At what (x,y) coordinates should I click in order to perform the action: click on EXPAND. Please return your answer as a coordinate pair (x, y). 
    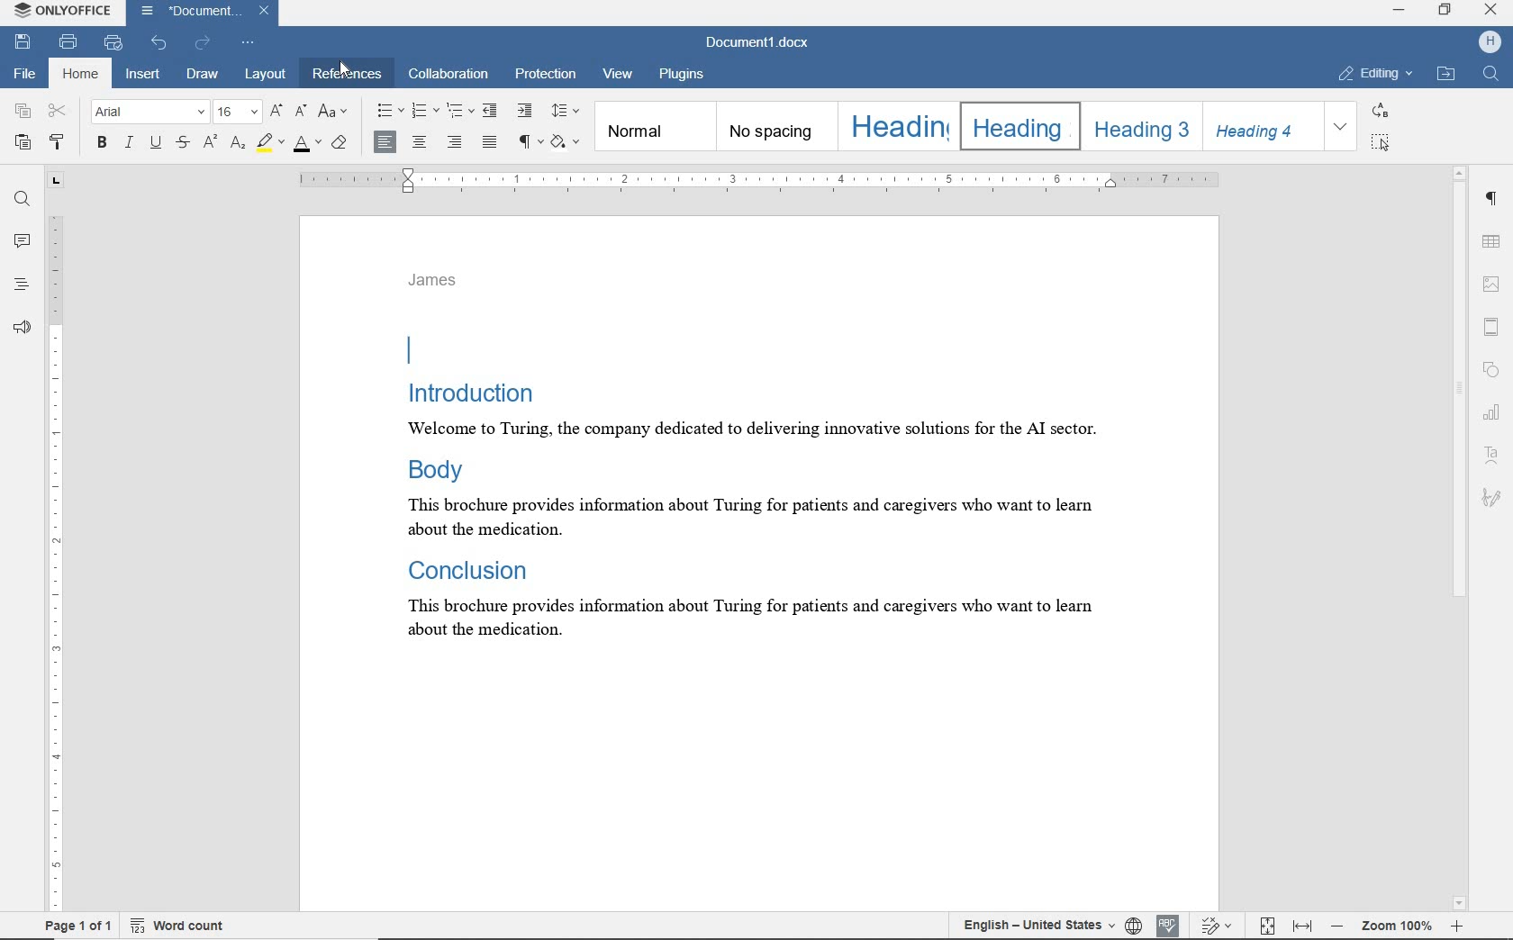
    Looking at the image, I should click on (1340, 126).